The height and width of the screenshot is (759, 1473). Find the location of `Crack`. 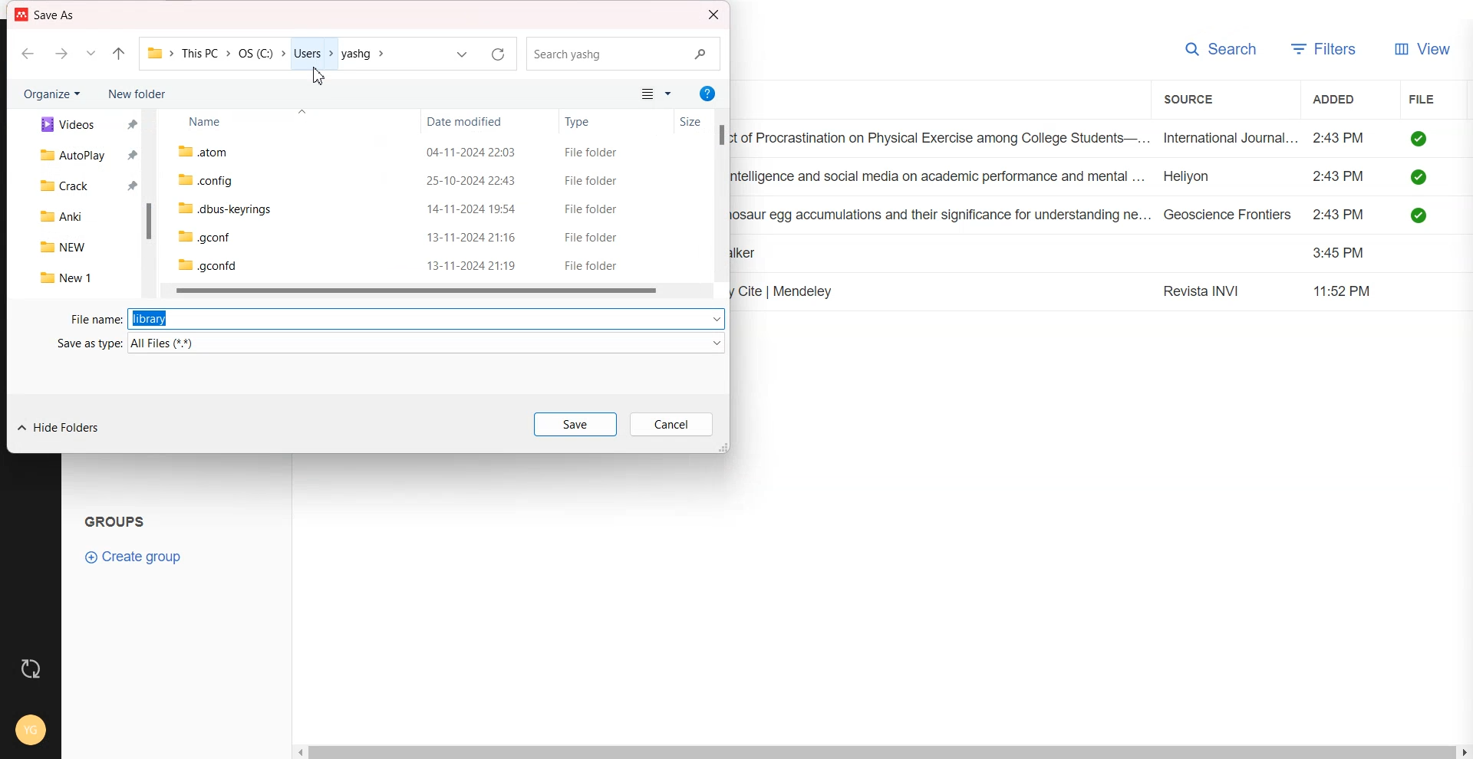

Crack is located at coordinates (87, 186).